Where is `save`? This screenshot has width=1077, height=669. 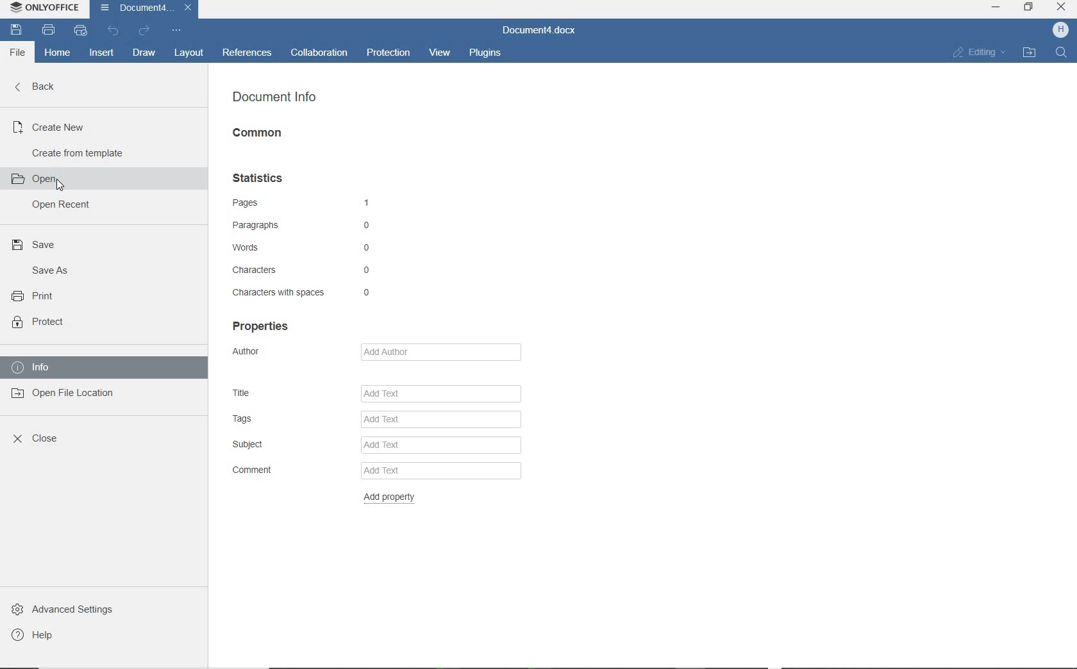 save is located at coordinates (35, 246).